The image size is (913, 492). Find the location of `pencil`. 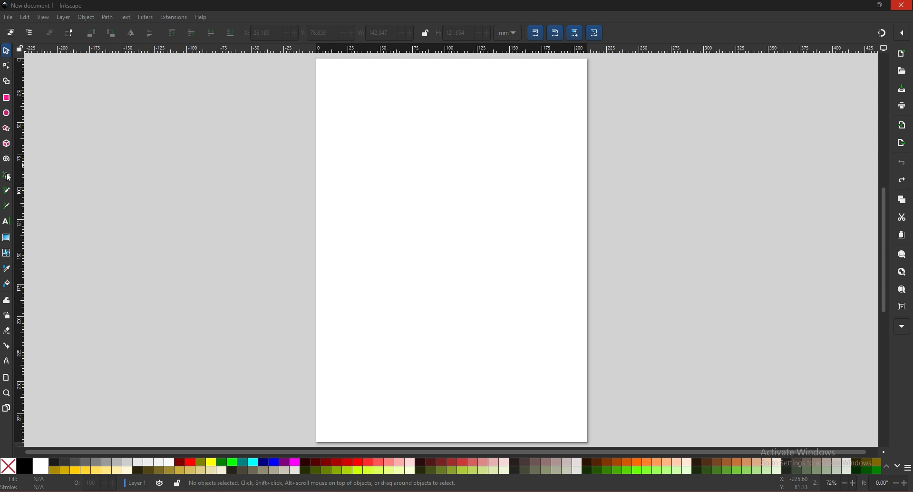

pencil is located at coordinates (7, 190).